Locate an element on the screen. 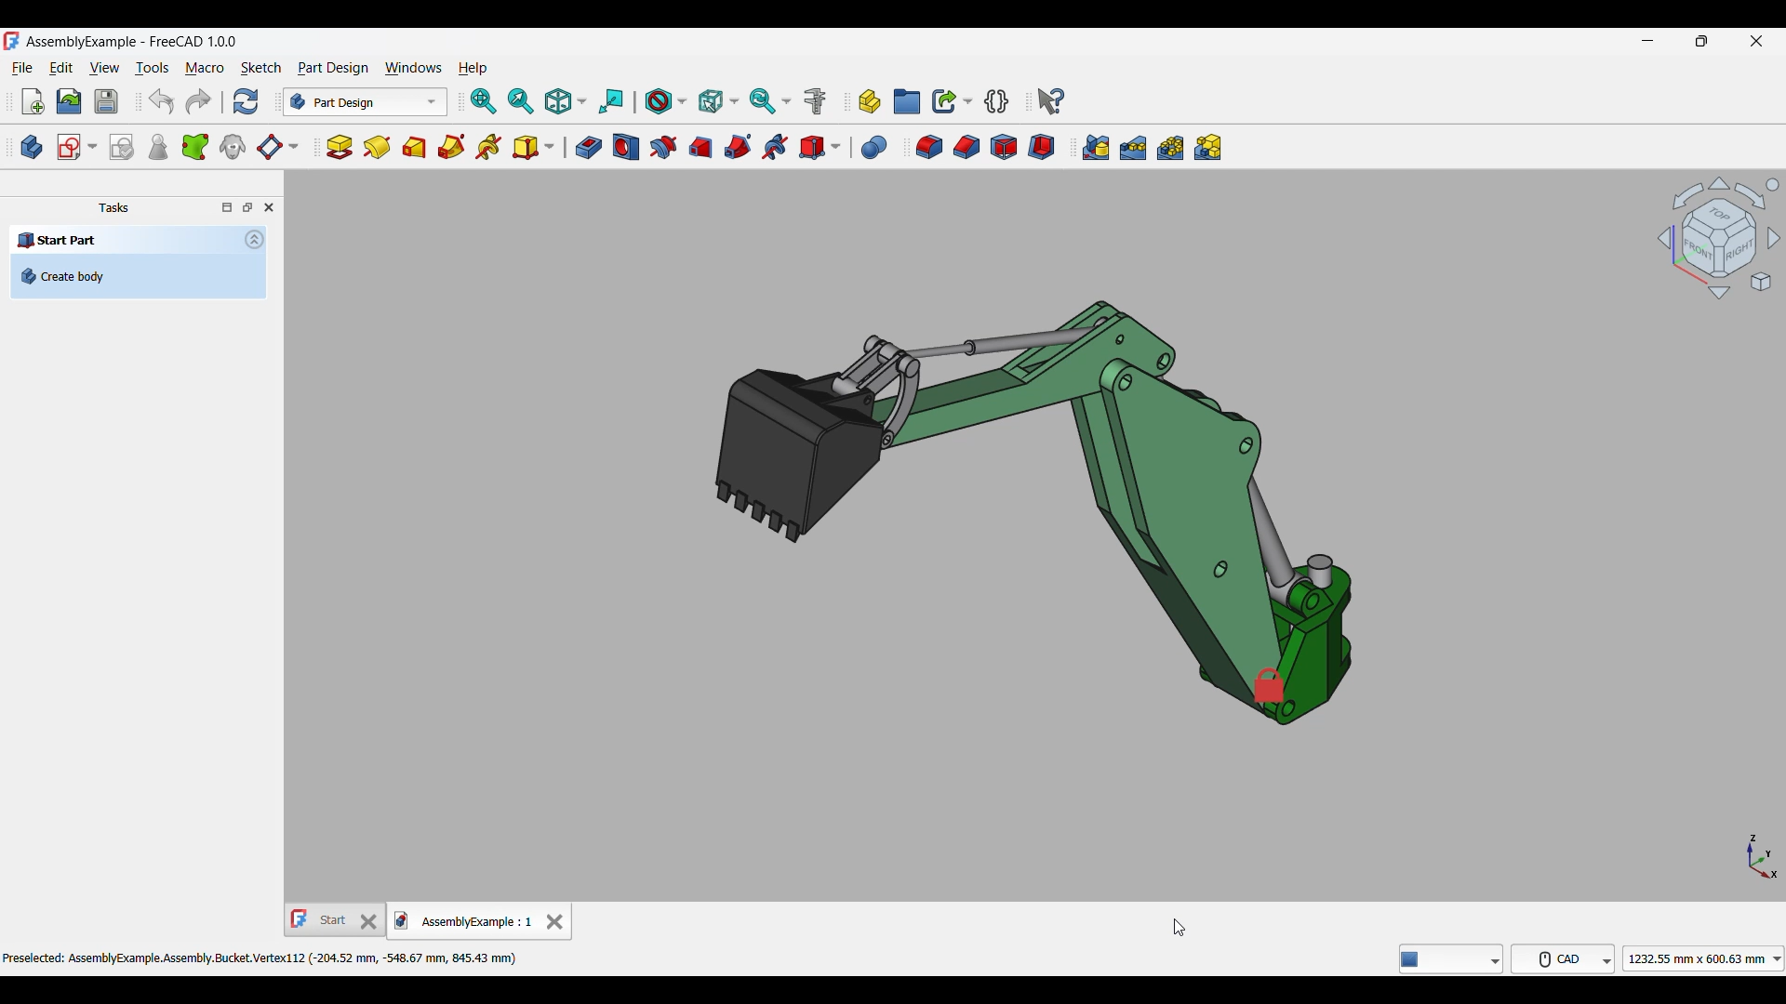 This screenshot has height=1004, width=1786. freeCAD tools is located at coordinates (1454, 958).